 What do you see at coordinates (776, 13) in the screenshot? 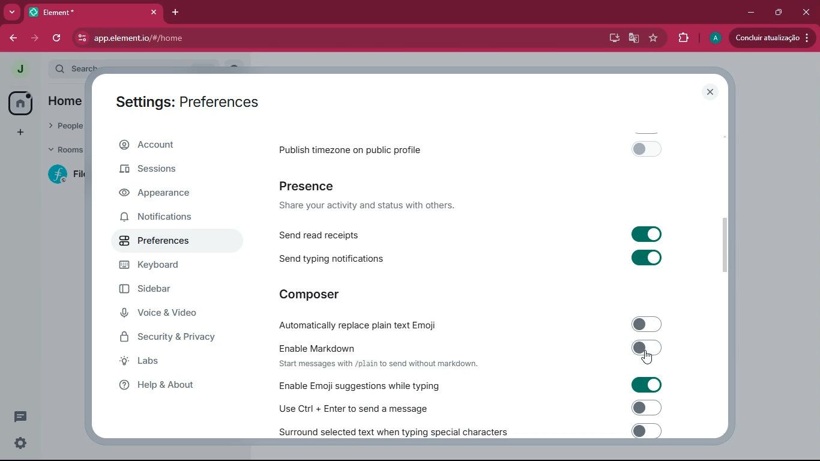
I see `maximize` at bounding box center [776, 13].